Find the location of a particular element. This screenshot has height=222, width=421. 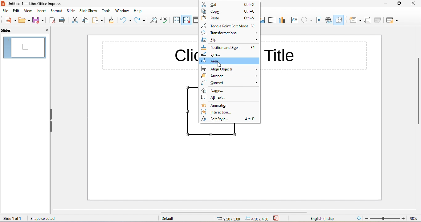

f8 is located at coordinates (255, 26).